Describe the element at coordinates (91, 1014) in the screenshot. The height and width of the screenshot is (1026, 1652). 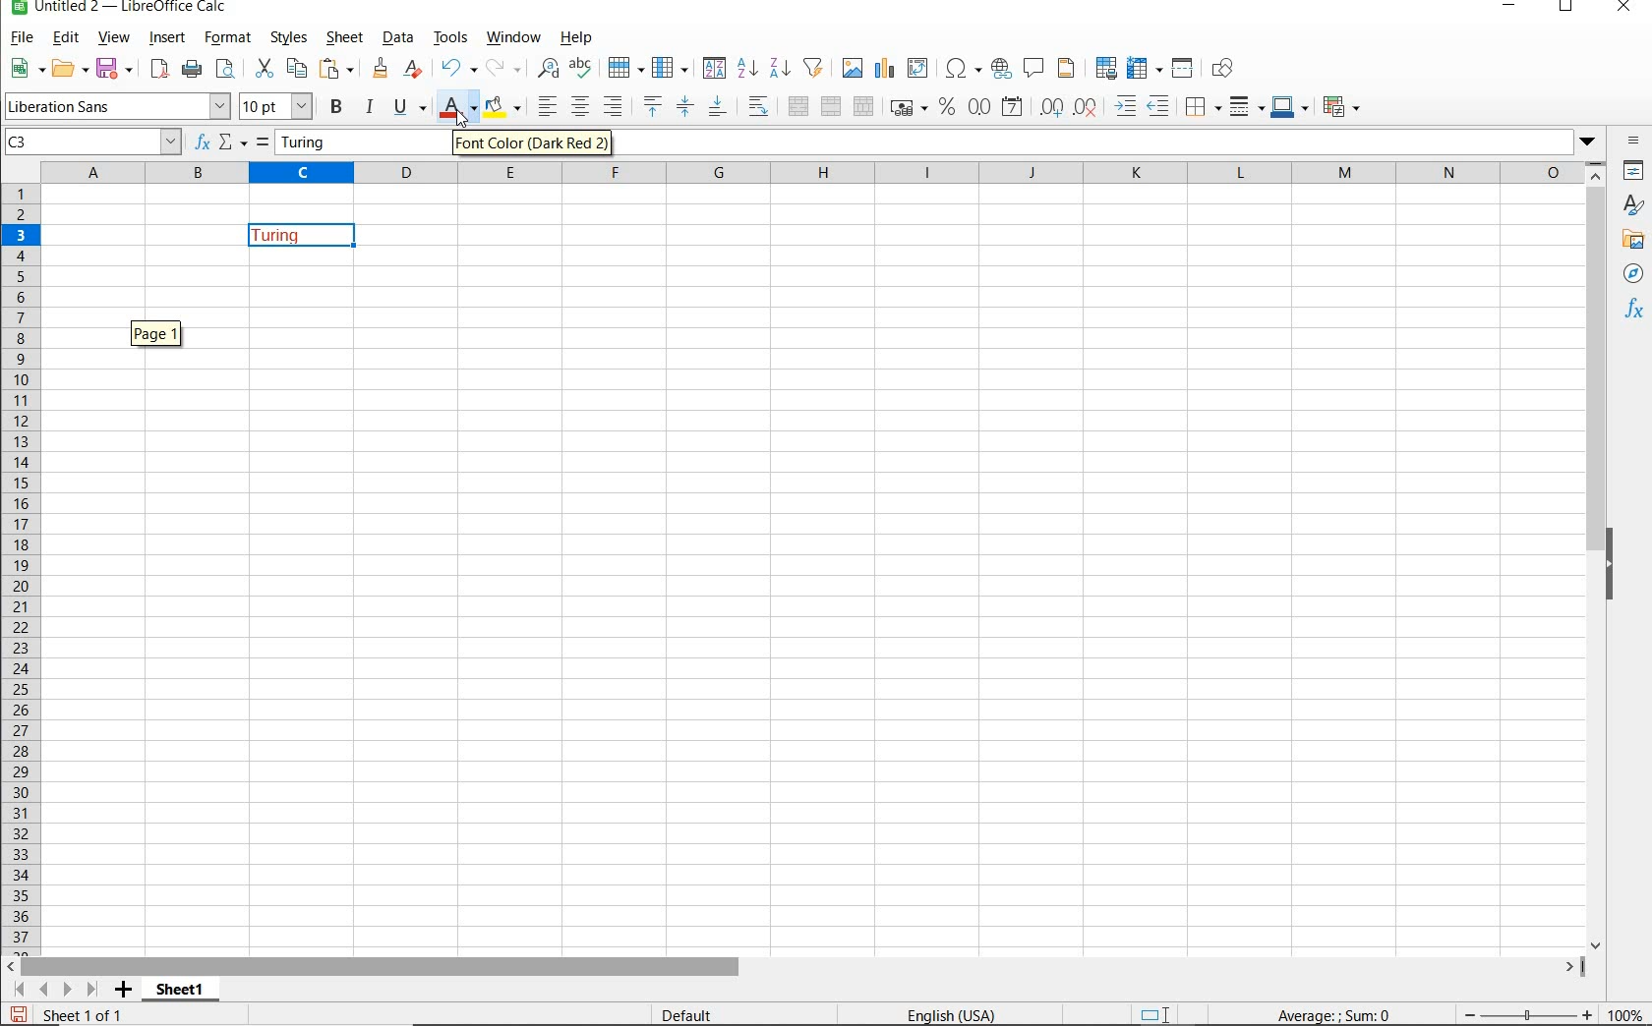
I see `Sheet 1 of 1` at that location.